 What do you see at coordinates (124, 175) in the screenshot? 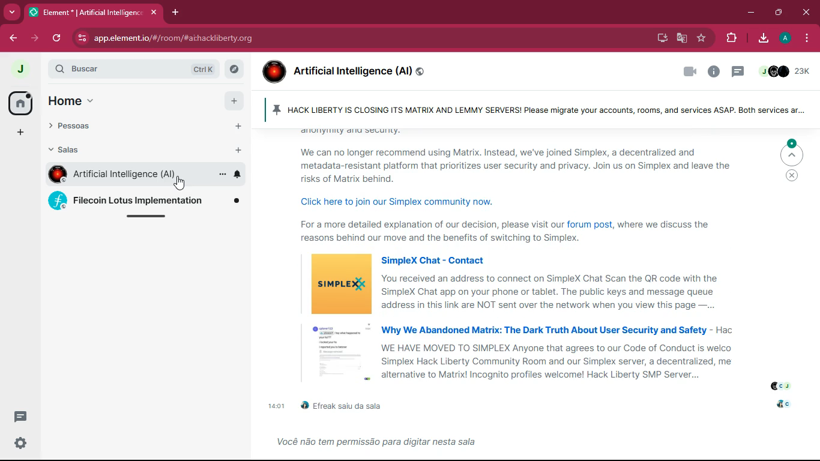
I see `Artificial intelligence (AI)` at bounding box center [124, 175].